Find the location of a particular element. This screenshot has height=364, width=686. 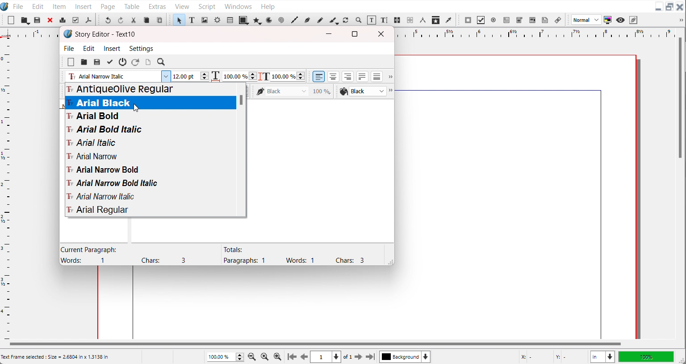

Preflight verifier is located at coordinates (75, 20).